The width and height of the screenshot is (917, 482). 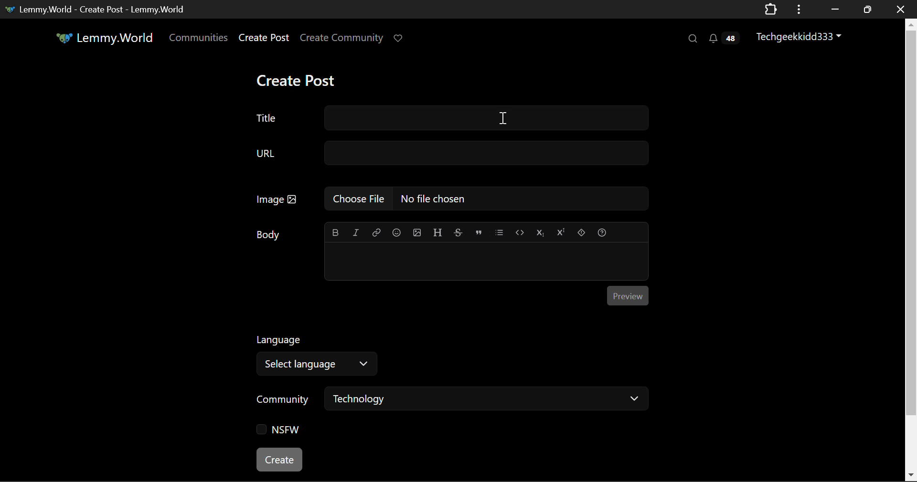 What do you see at coordinates (376, 231) in the screenshot?
I see `link` at bounding box center [376, 231].